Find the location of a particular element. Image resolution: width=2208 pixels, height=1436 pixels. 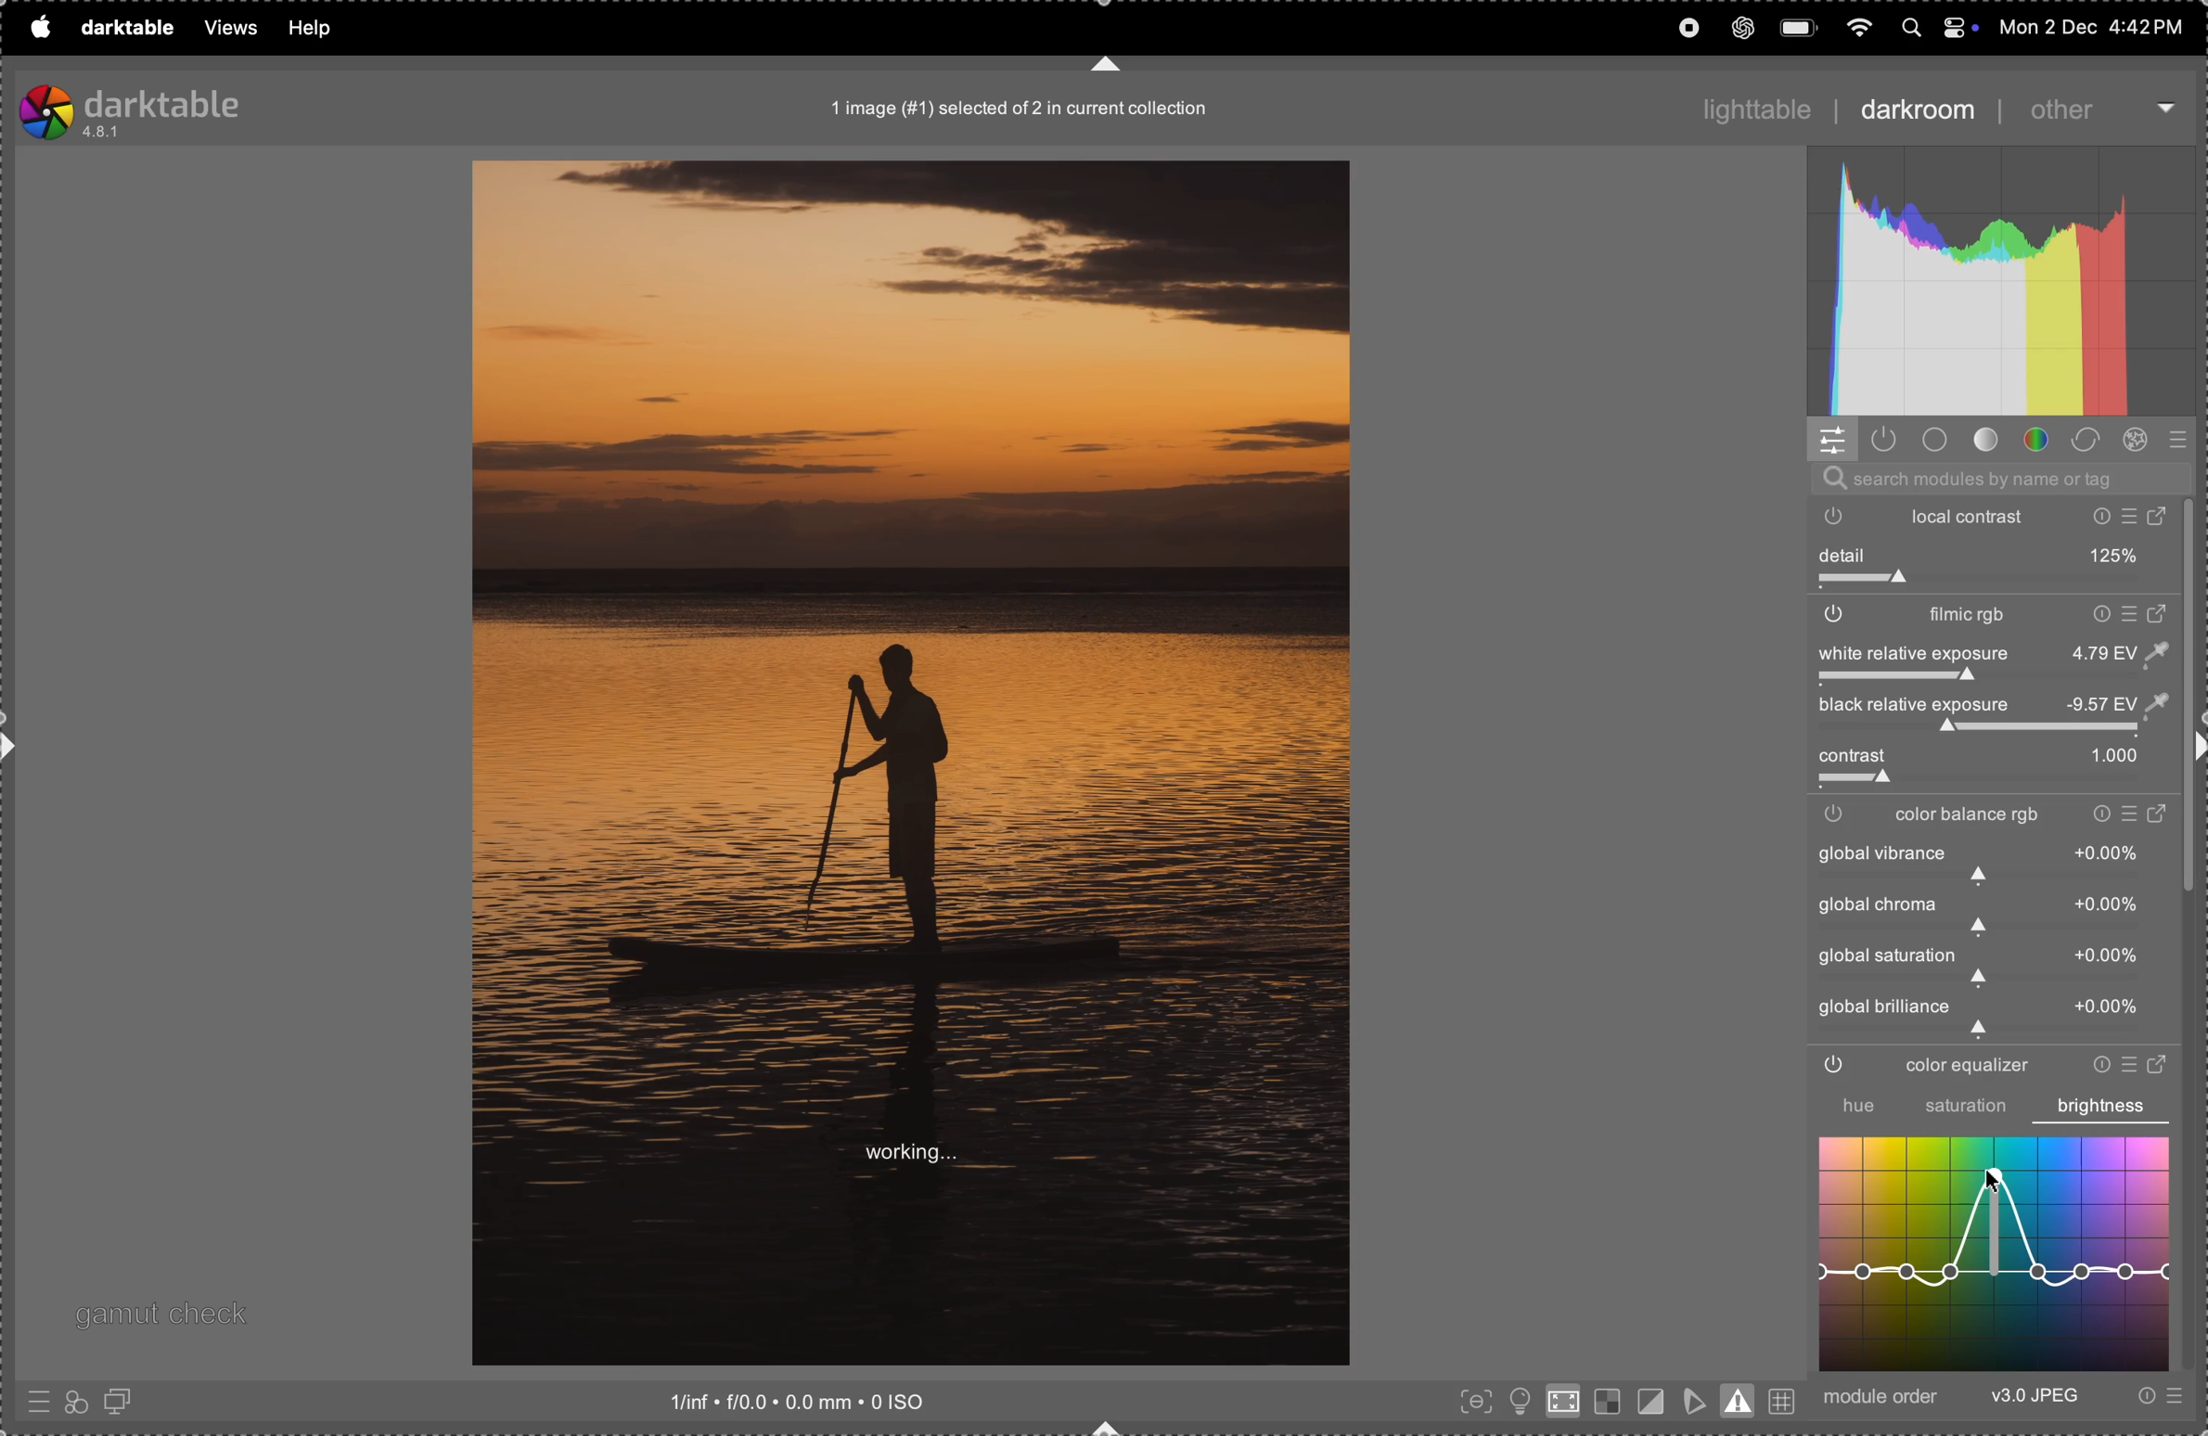

toggle iso is located at coordinates (1561, 1405).